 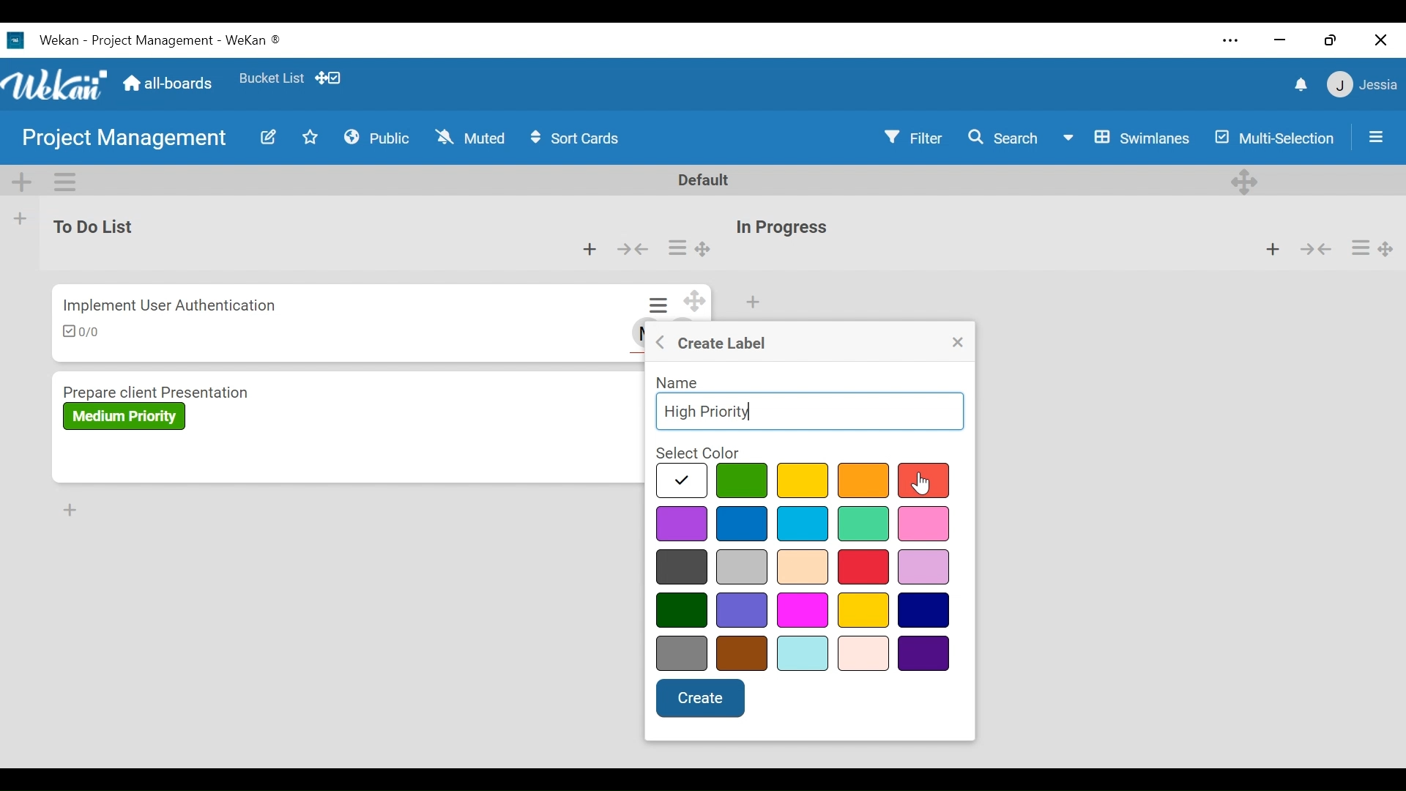 I want to click on settings and more, so click(x=1233, y=42).